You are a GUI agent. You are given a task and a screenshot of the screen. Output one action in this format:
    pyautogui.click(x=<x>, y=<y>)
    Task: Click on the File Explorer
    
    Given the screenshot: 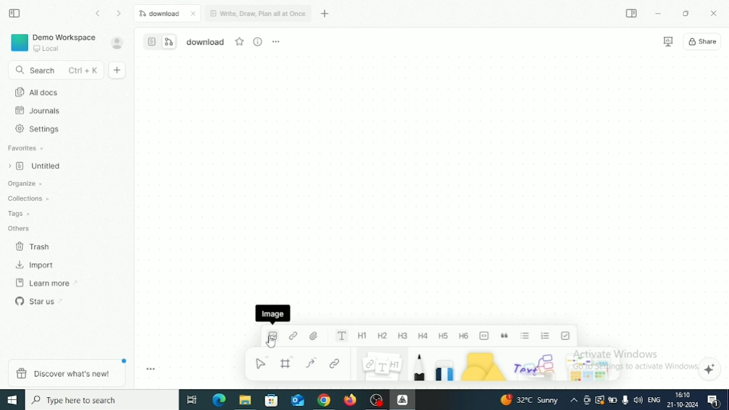 What is the action you would take?
    pyautogui.click(x=244, y=401)
    